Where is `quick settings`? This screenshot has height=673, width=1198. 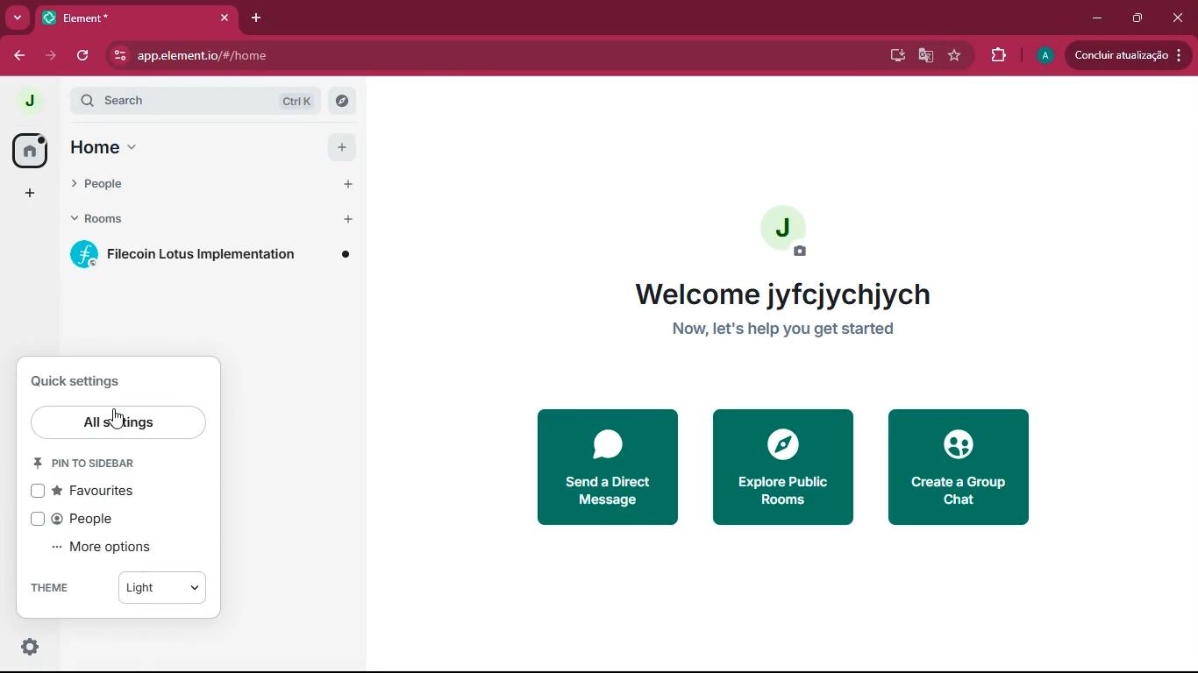
quick settings is located at coordinates (89, 382).